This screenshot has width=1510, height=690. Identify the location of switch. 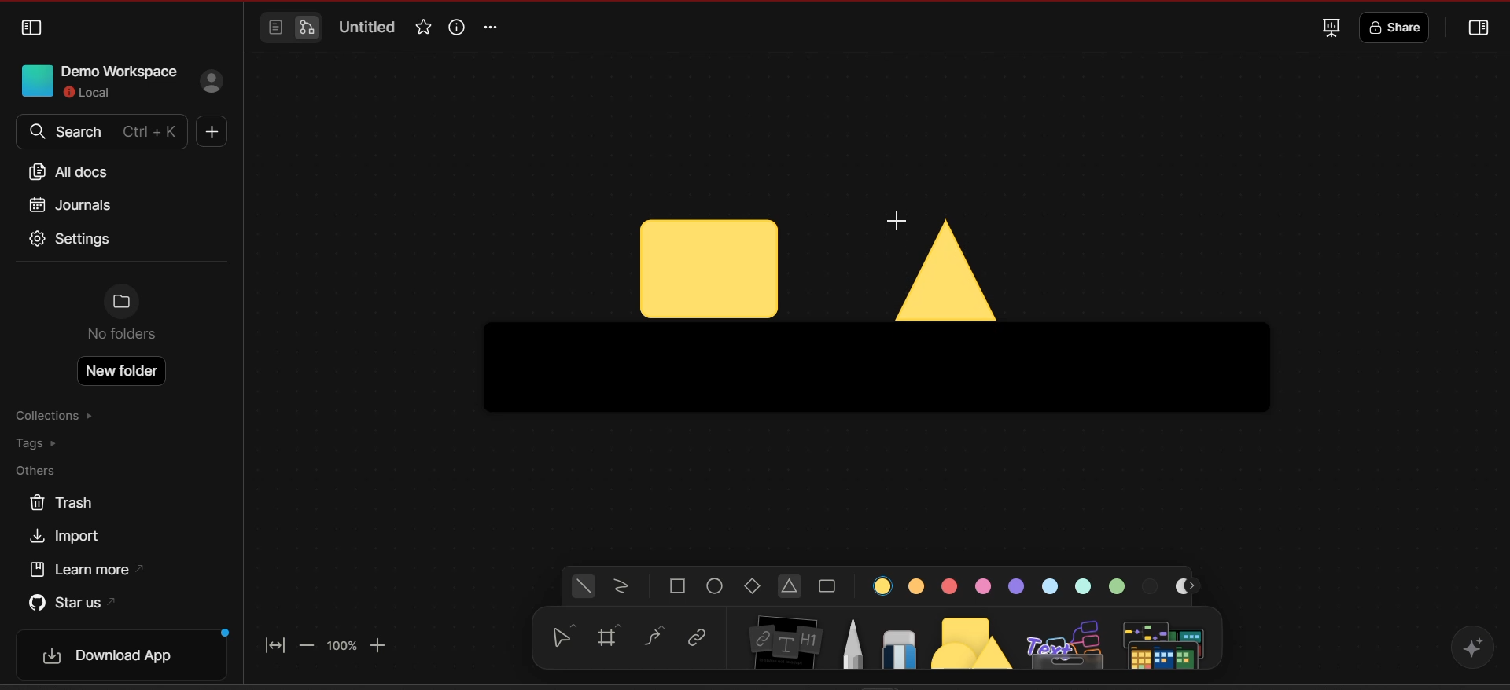
(289, 28).